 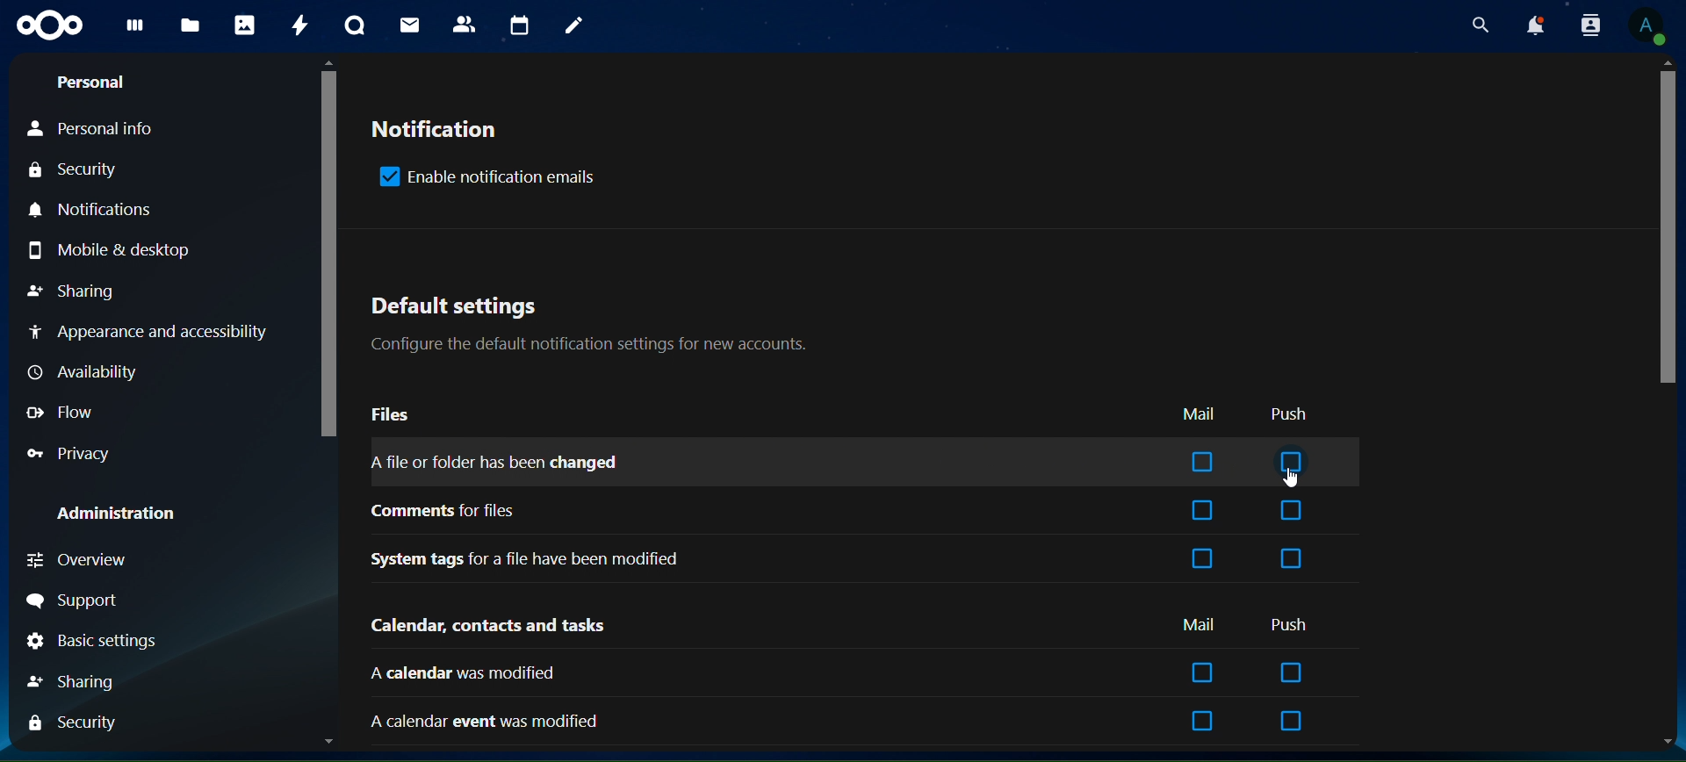 What do you see at coordinates (446, 512) in the screenshot?
I see `comments for files` at bounding box center [446, 512].